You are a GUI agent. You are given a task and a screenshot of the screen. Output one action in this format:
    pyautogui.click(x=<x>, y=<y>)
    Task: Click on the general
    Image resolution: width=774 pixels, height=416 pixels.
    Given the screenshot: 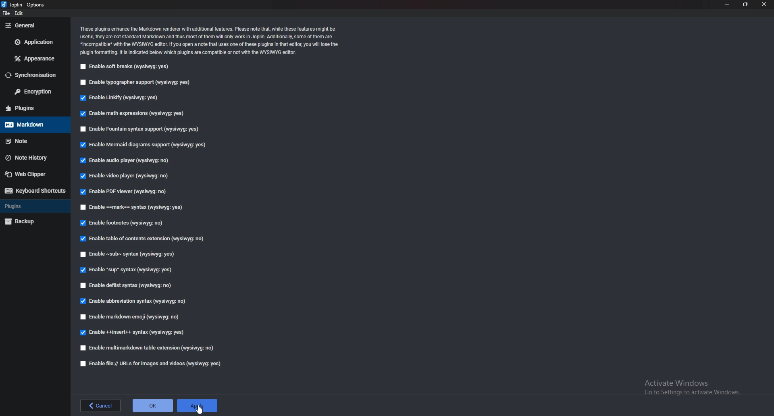 What is the action you would take?
    pyautogui.click(x=33, y=25)
    